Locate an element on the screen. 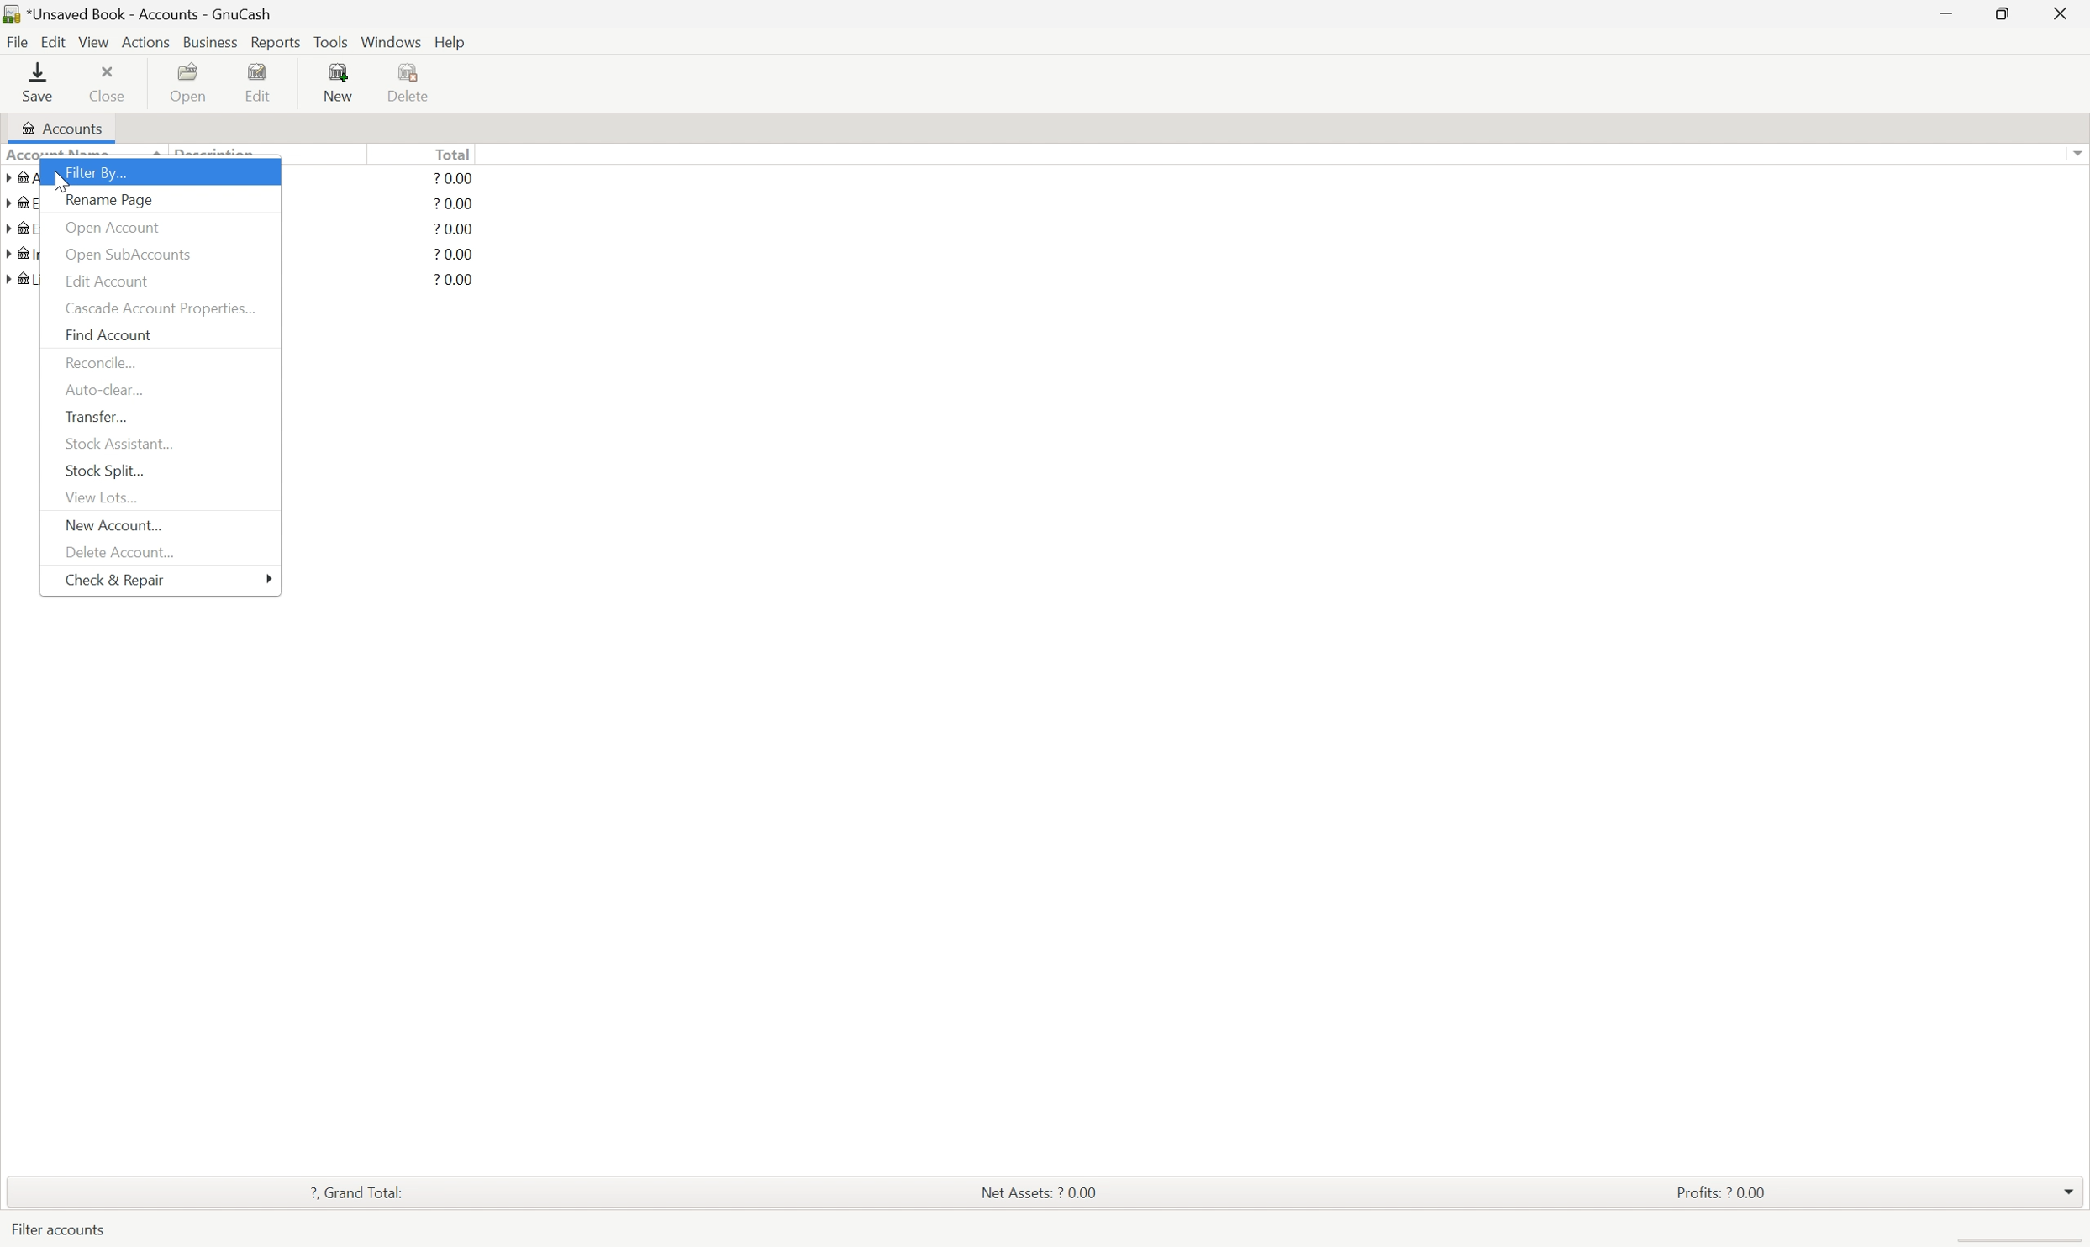 Image resolution: width=2090 pixels, height=1247 pixels. Rename page is located at coordinates (108, 203).